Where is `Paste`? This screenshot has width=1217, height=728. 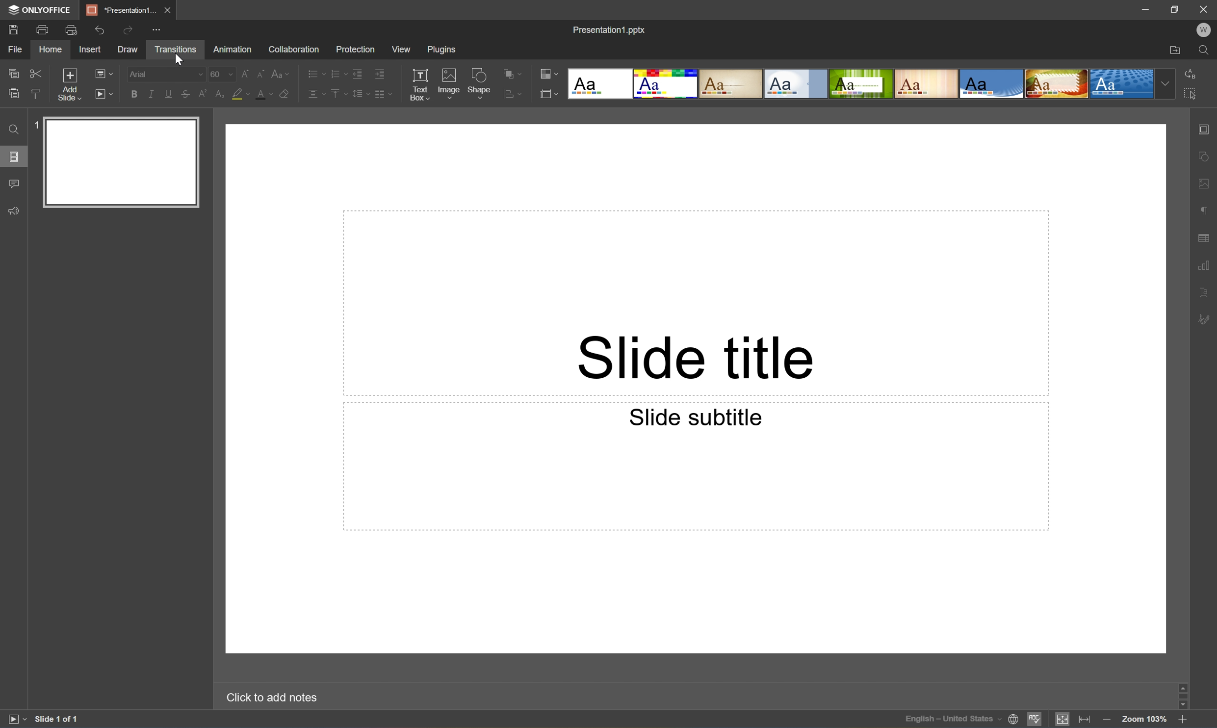 Paste is located at coordinates (15, 94).